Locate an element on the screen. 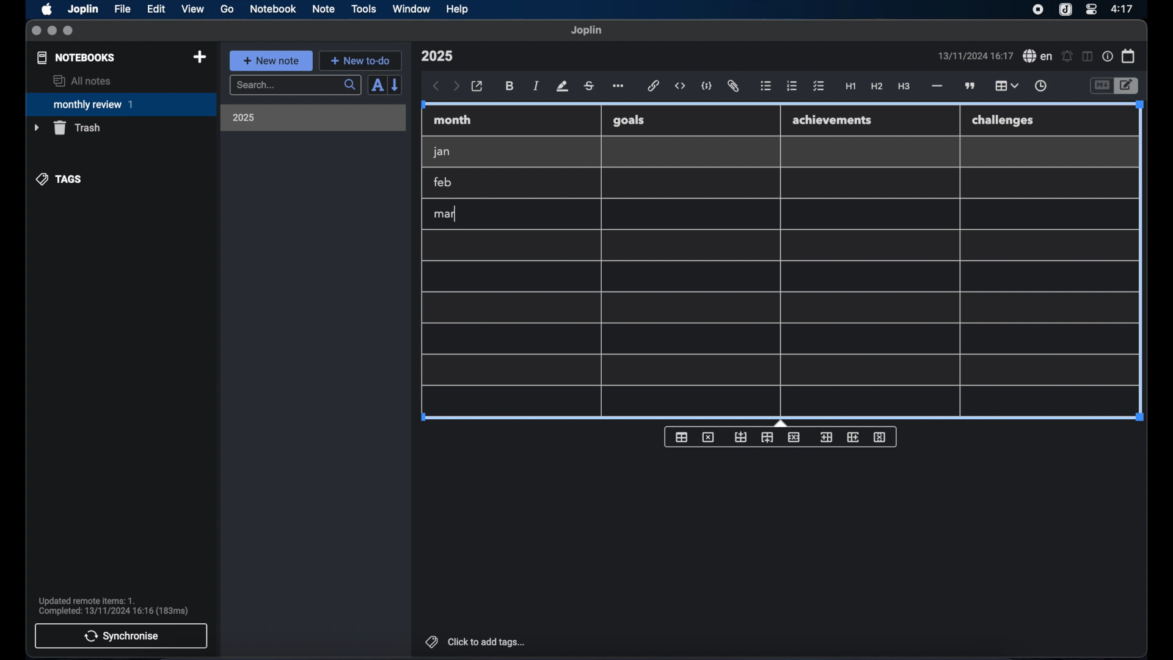 The width and height of the screenshot is (1173, 660). delete row is located at coordinates (795, 436).